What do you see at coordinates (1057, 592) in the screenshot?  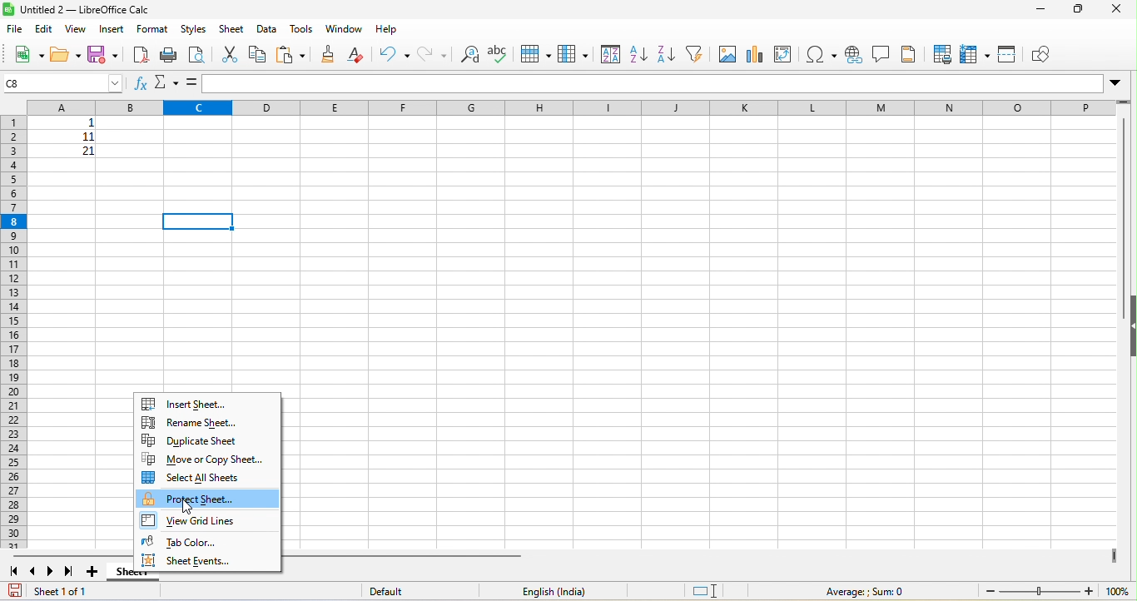 I see `zoom` at bounding box center [1057, 592].